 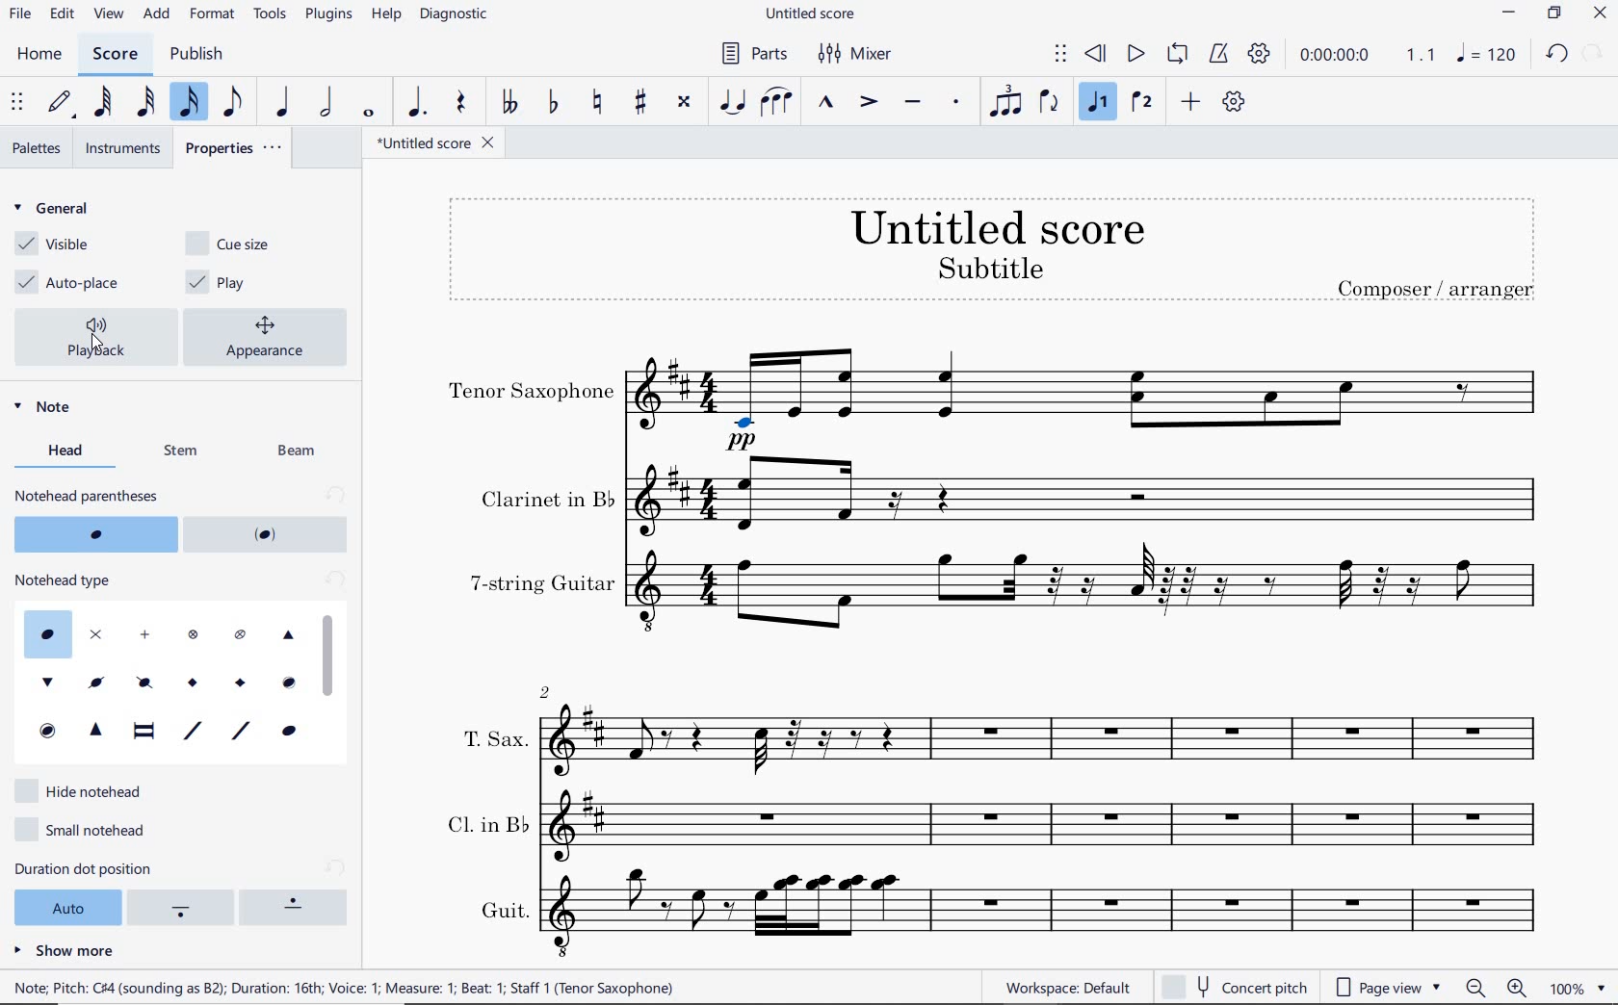 What do you see at coordinates (686, 104) in the screenshot?
I see `TOGGLE DOUBLE-SHARP` at bounding box center [686, 104].